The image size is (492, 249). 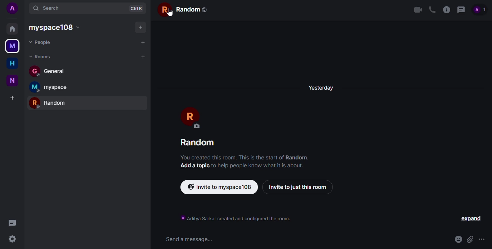 I want to click on invite via link, so click(x=220, y=187).